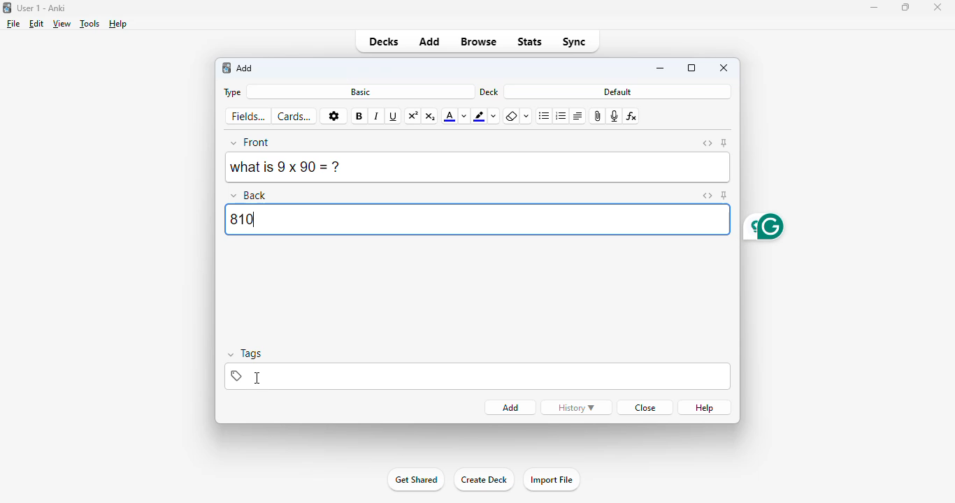 This screenshot has height=503, width=955. What do you see at coordinates (938, 7) in the screenshot?
I see `close` at bounding box center [938, 7].